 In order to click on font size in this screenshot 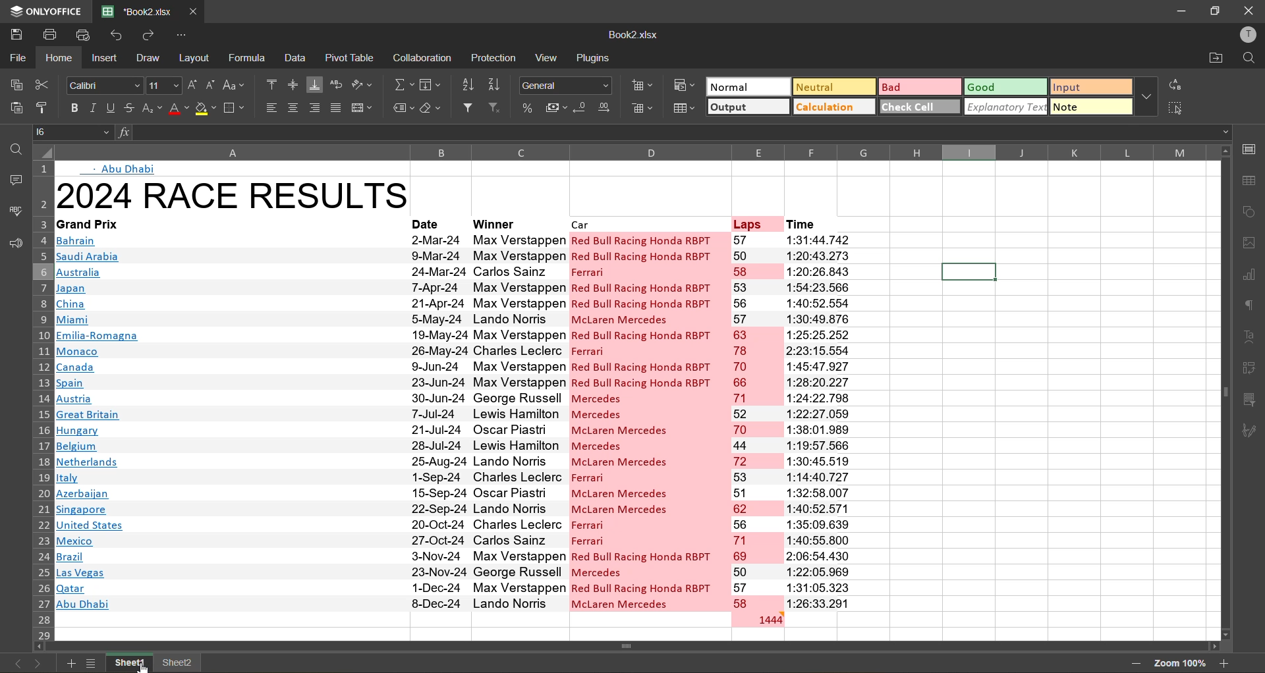, I will do `click(165, 84)`.